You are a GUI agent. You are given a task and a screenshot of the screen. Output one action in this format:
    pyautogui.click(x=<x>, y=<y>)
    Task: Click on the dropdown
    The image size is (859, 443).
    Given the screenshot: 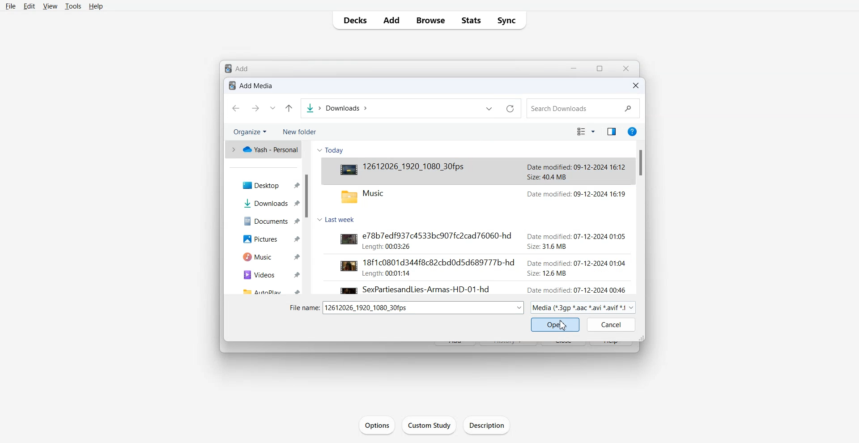 What is the action you would take?
    pyautogui.click(x=425, y=308)
    